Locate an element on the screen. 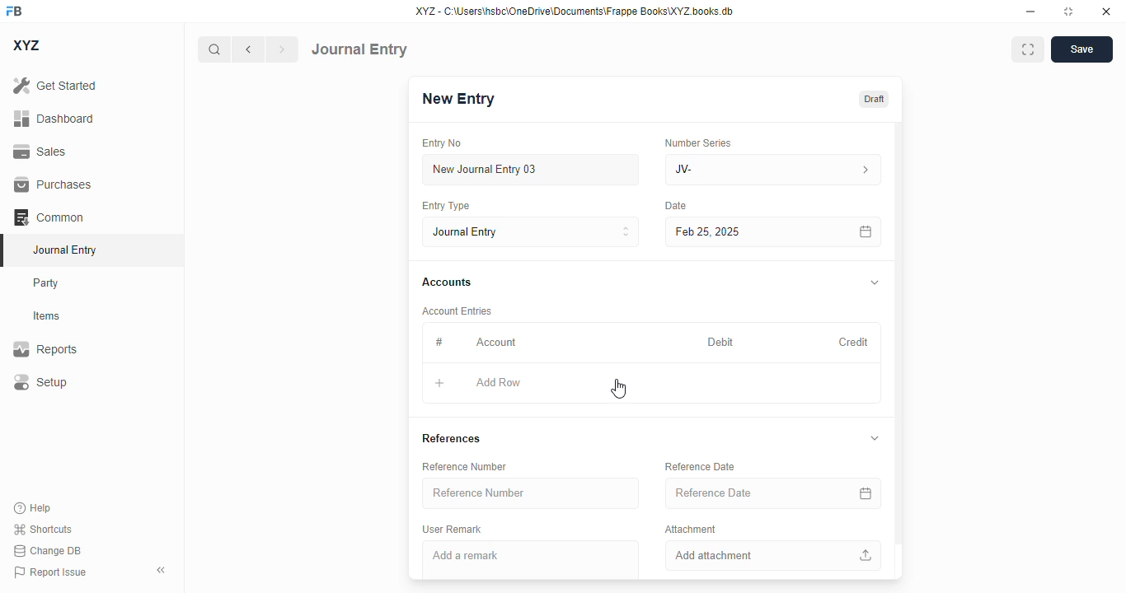 The width and height of the screenshot is (1126, 593). add is located at coordinates (439, 383).